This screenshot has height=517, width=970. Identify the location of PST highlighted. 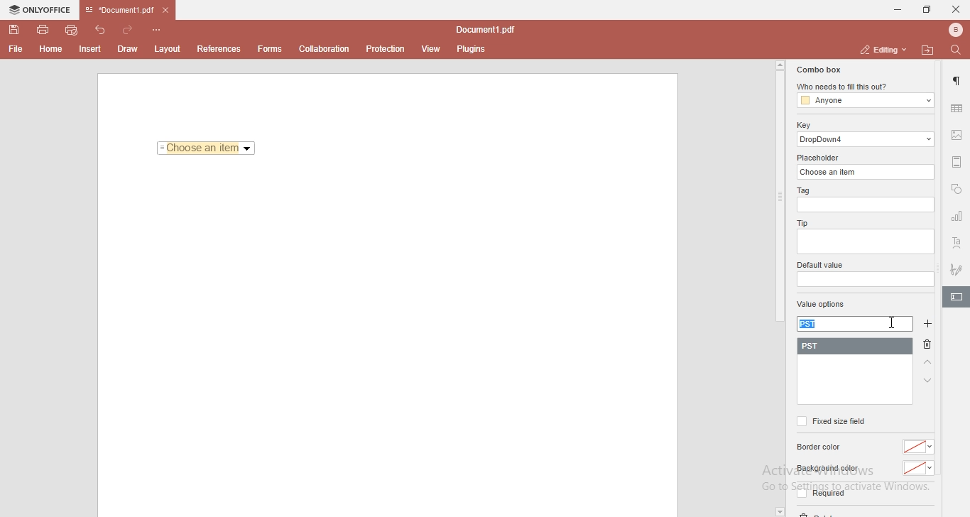
(810, 325).